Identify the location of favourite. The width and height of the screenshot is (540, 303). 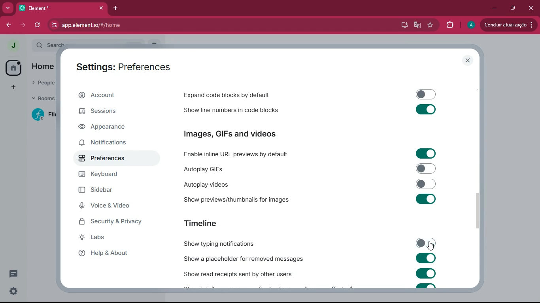
(430, 25).